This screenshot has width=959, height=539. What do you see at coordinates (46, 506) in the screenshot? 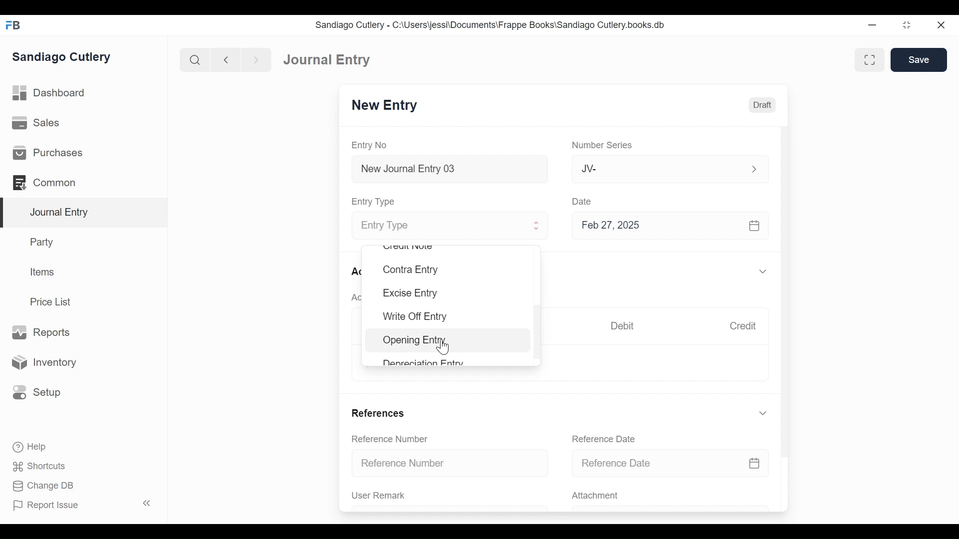
I see `Report Issue` at bounding box center [46, 506].